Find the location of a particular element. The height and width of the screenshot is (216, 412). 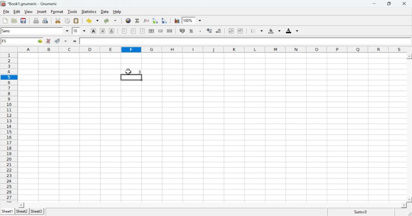

Chart is located at coordinates (176, 21).